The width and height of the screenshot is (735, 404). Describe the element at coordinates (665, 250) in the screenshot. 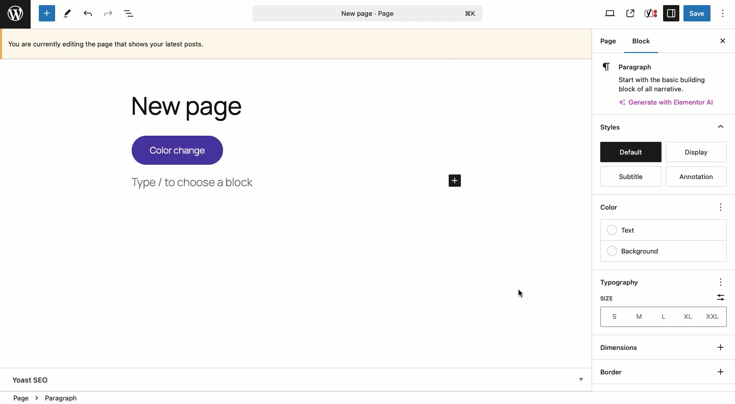

I see `Background` at that location.